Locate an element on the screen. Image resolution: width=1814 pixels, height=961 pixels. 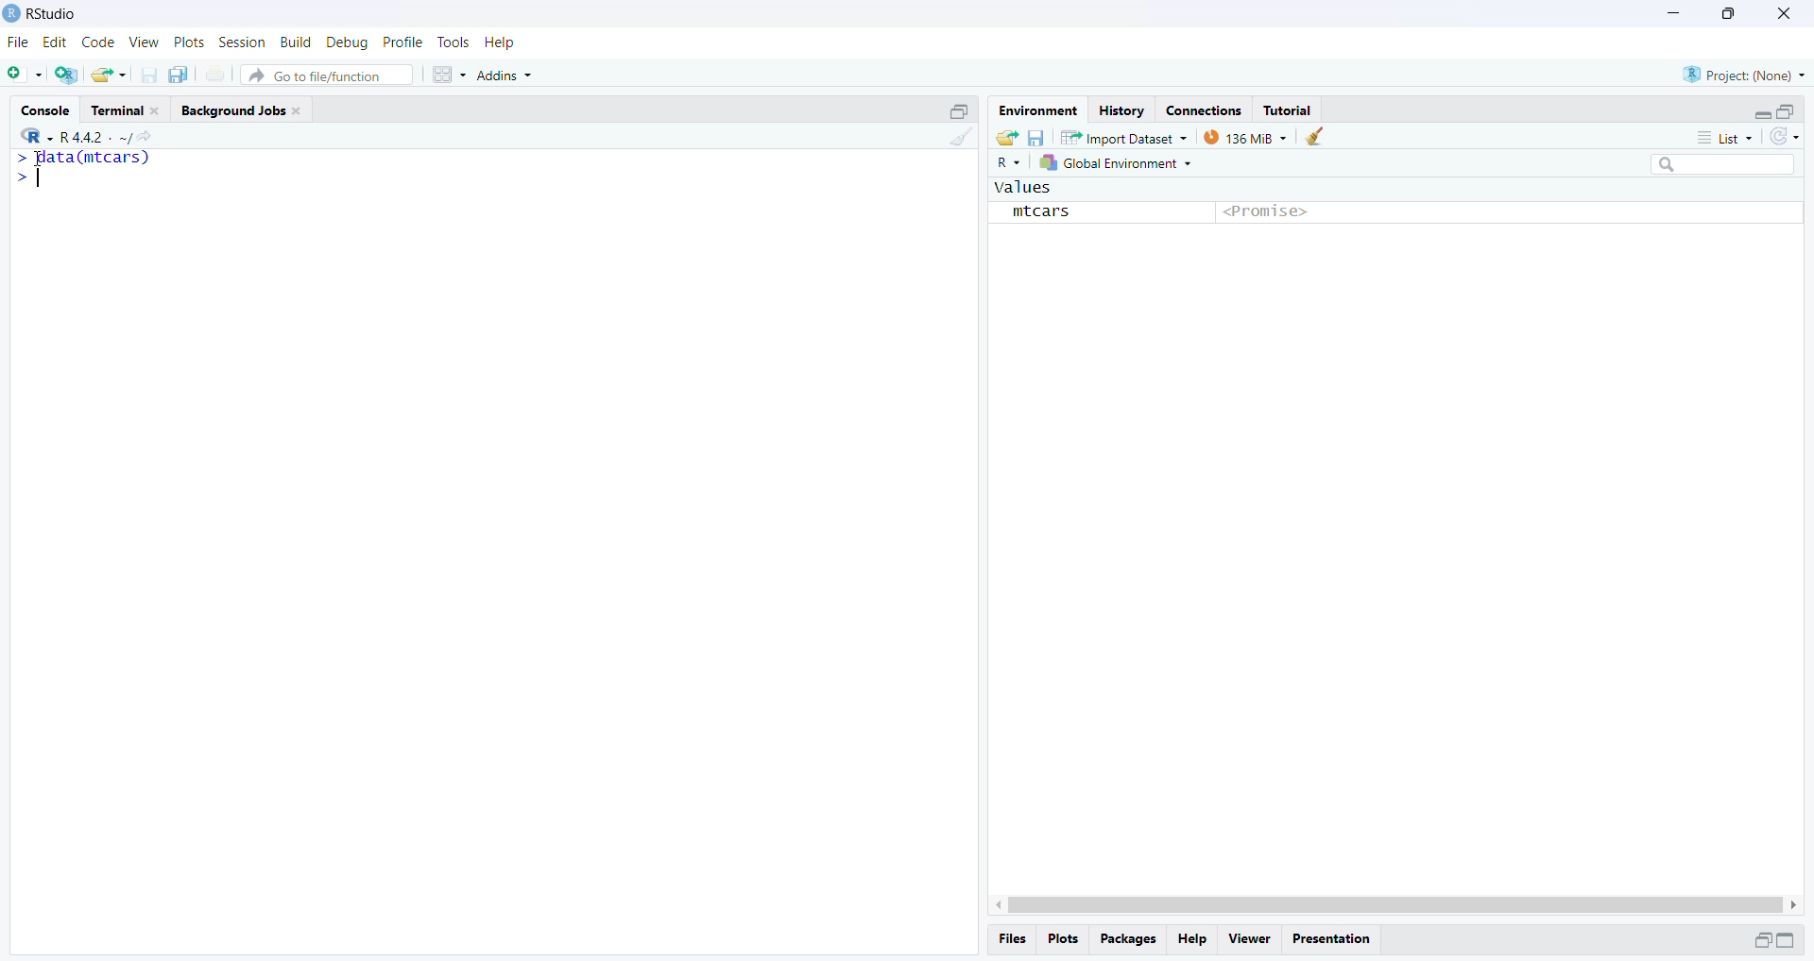
Minimize is located at coordinates (1758, 940).